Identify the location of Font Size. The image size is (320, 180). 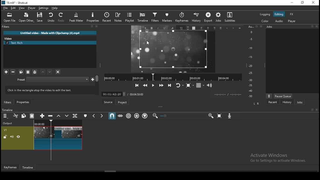
(183, 28).